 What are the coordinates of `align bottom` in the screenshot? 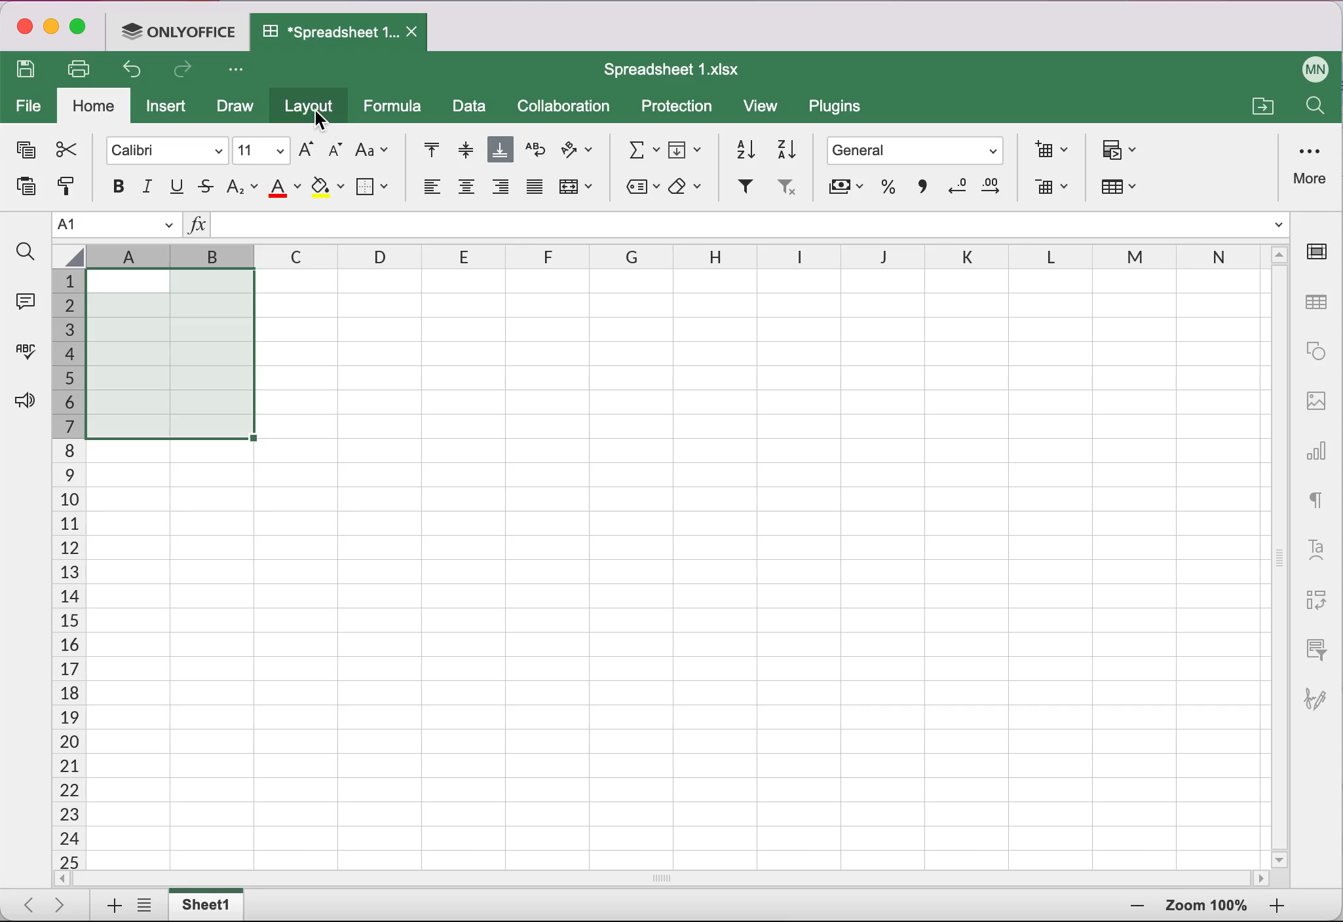 It's located at (501, 151).